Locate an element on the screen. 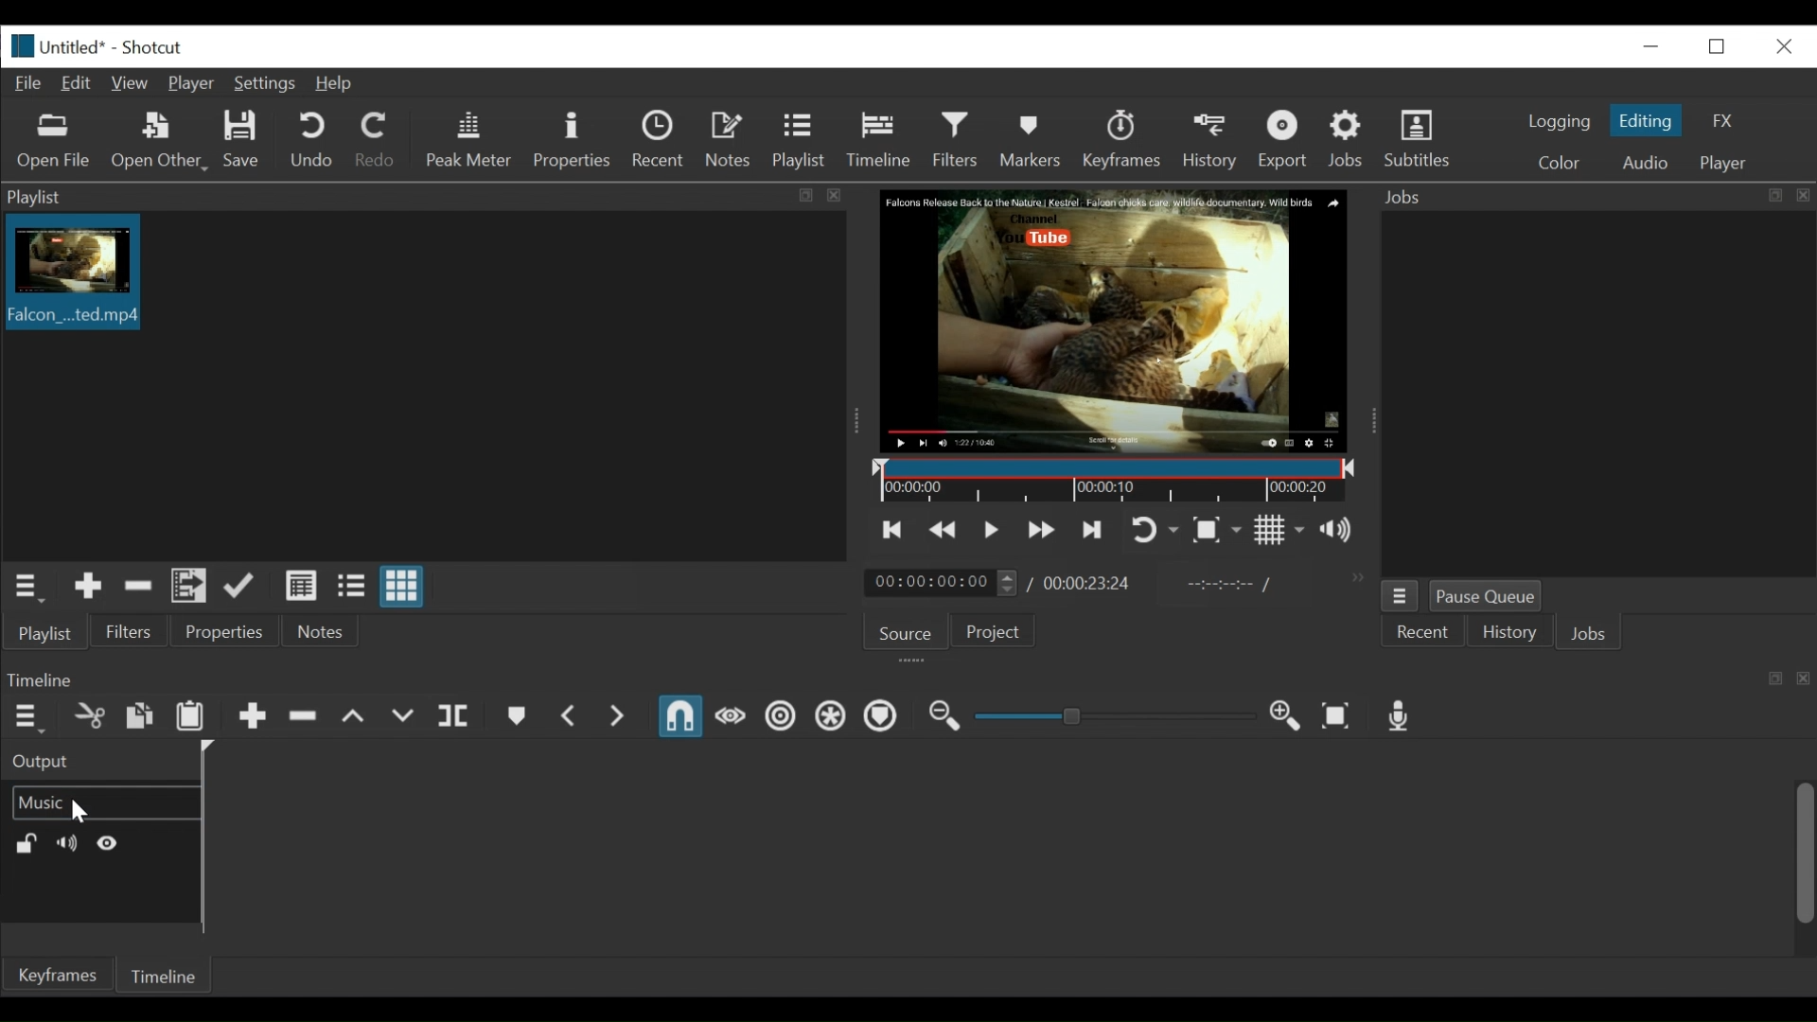 The image size is (1817, 1022). Output is located at coordinates (89, 762).